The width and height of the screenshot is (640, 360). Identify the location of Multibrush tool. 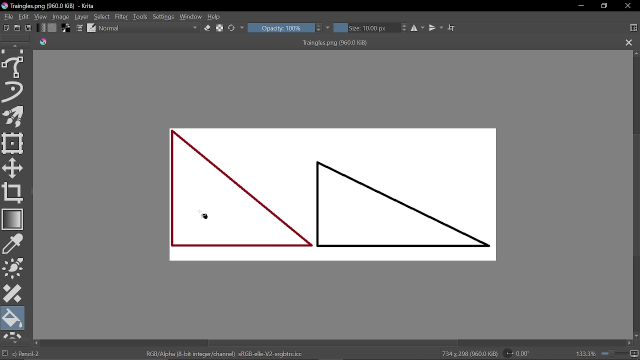
(14, 116).